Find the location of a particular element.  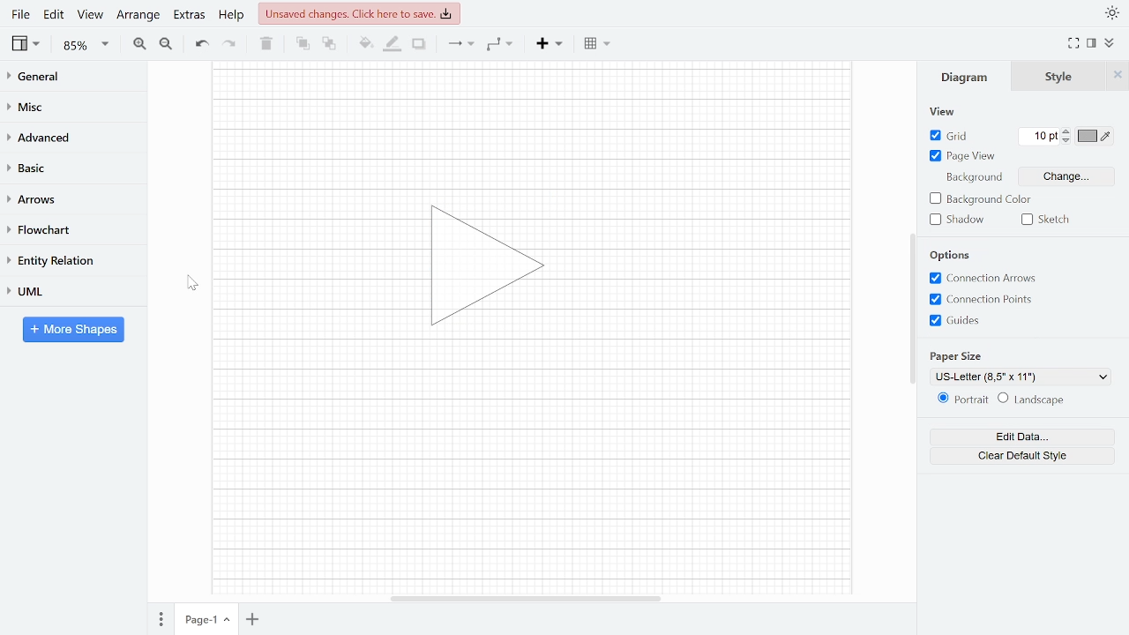

Triangle is located at coordinates (497, 271).